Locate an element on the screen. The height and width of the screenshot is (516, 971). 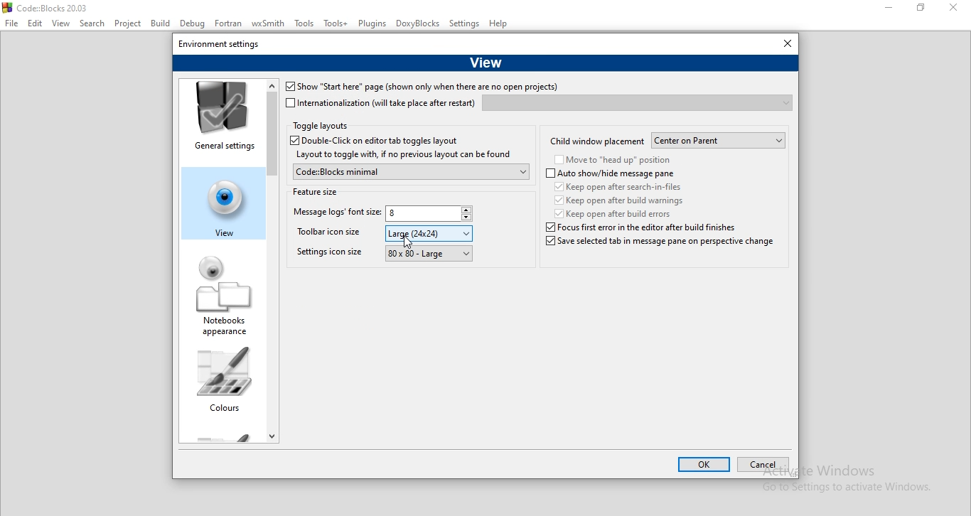
Save selected tab in message pane on perspective change is located at coordinates (658, 246).